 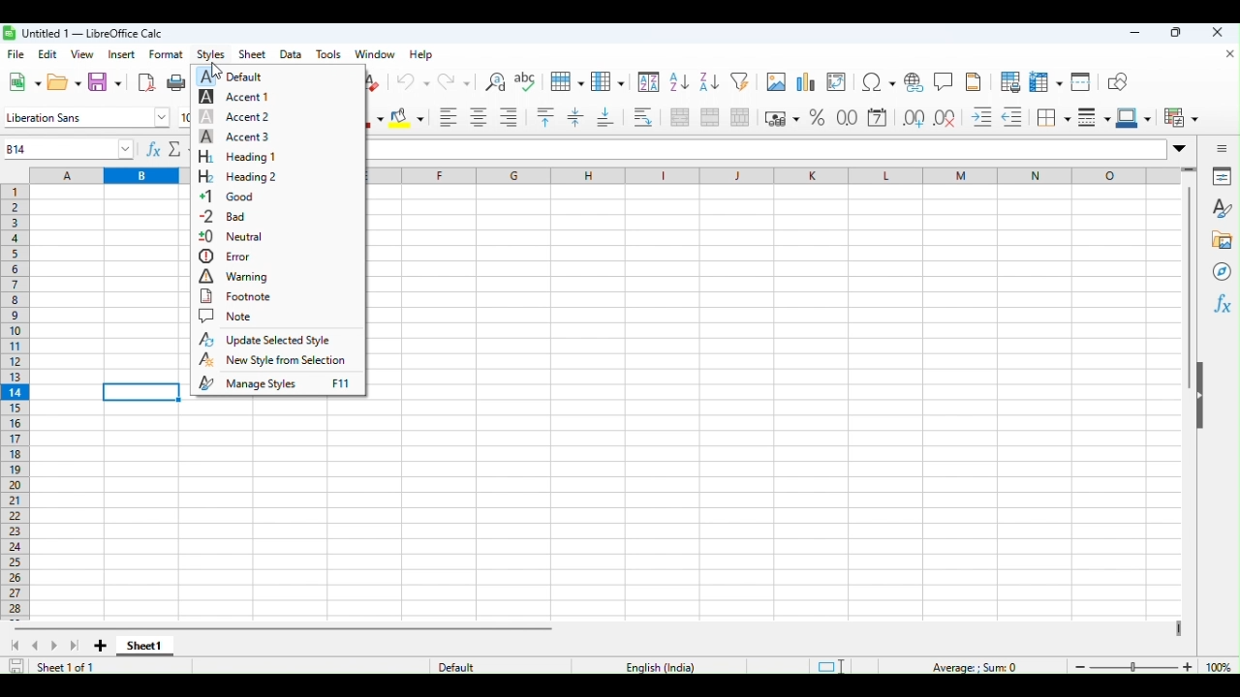 What do you see at coordinates (839, 82) in the screenshot?
I see `Insert pivot table` at bounding box center [839, 82].